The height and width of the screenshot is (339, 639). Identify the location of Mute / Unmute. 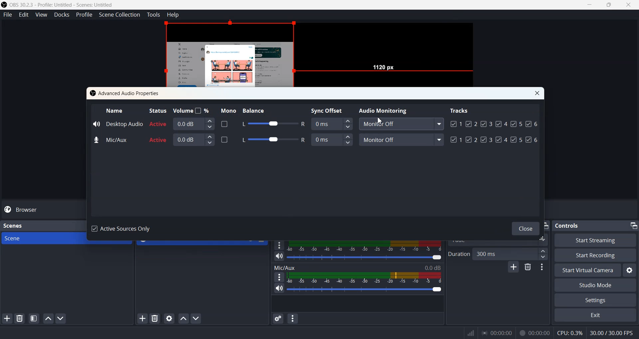
(279, 256).